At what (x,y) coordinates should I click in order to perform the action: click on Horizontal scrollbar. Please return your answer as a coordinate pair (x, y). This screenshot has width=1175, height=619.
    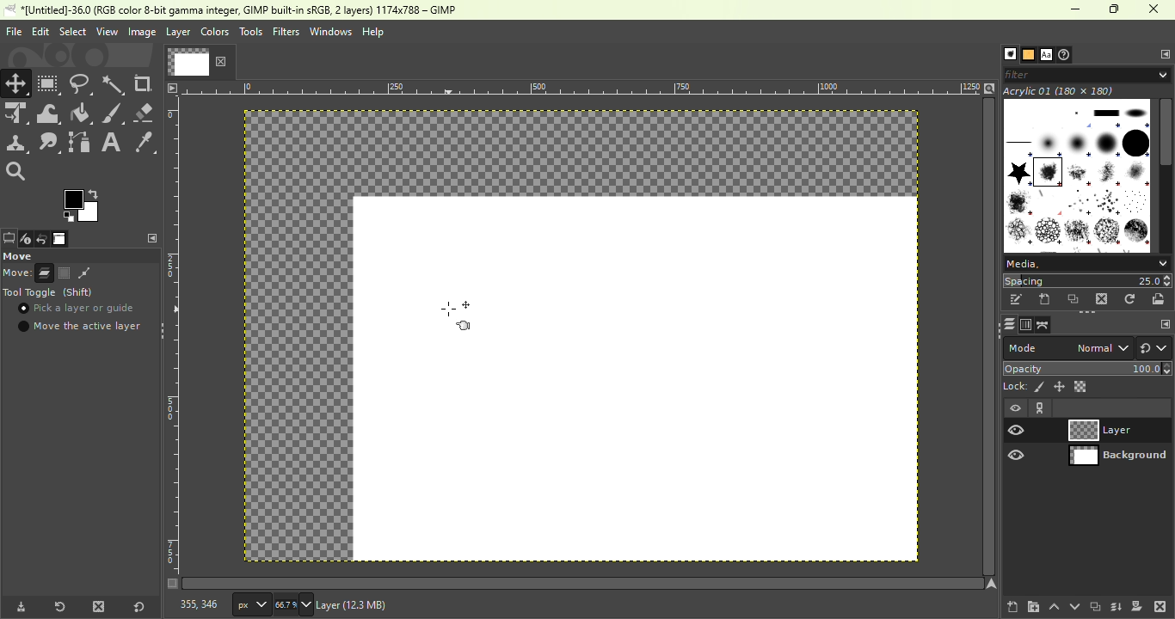
    Looking at the image, I should click on (989, 337).